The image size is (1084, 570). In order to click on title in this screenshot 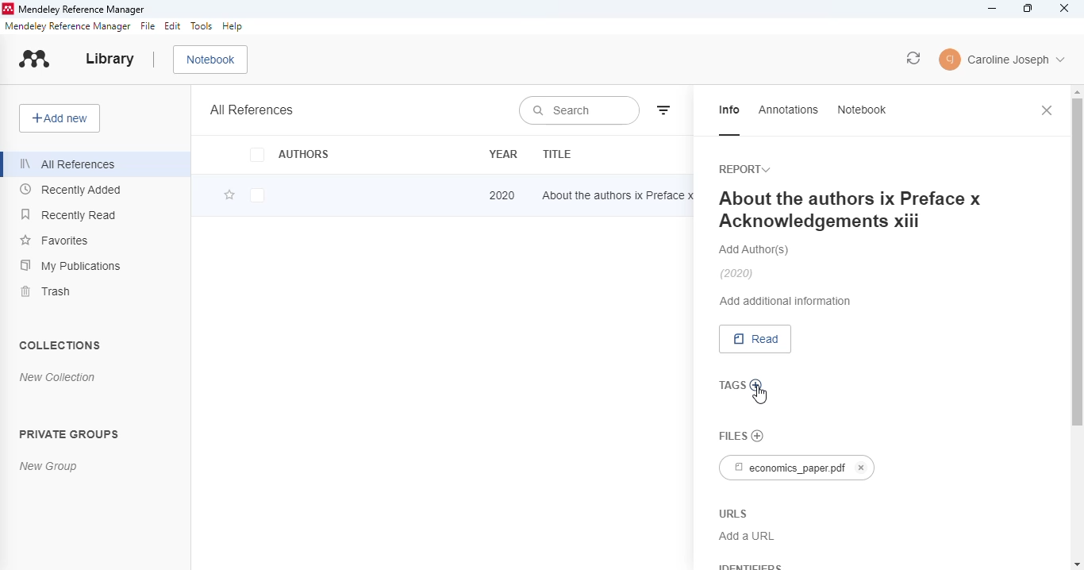, I will do `click(556, 154)`.